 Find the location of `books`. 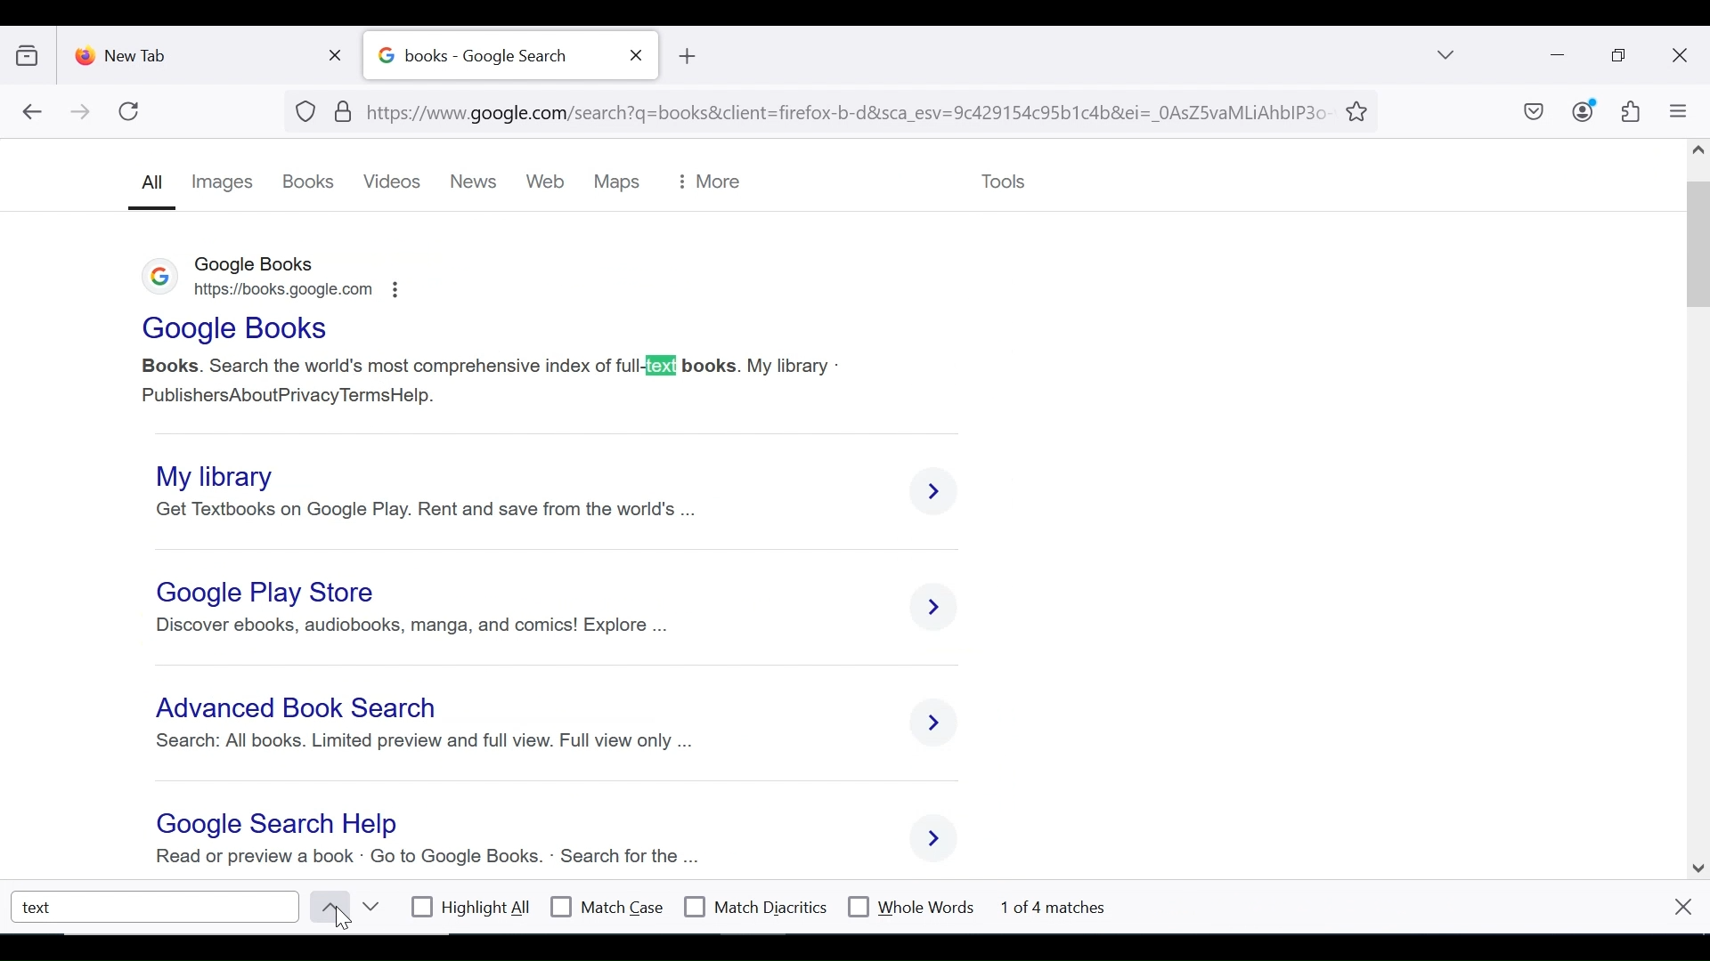

books is located at coordinates (309, 182).